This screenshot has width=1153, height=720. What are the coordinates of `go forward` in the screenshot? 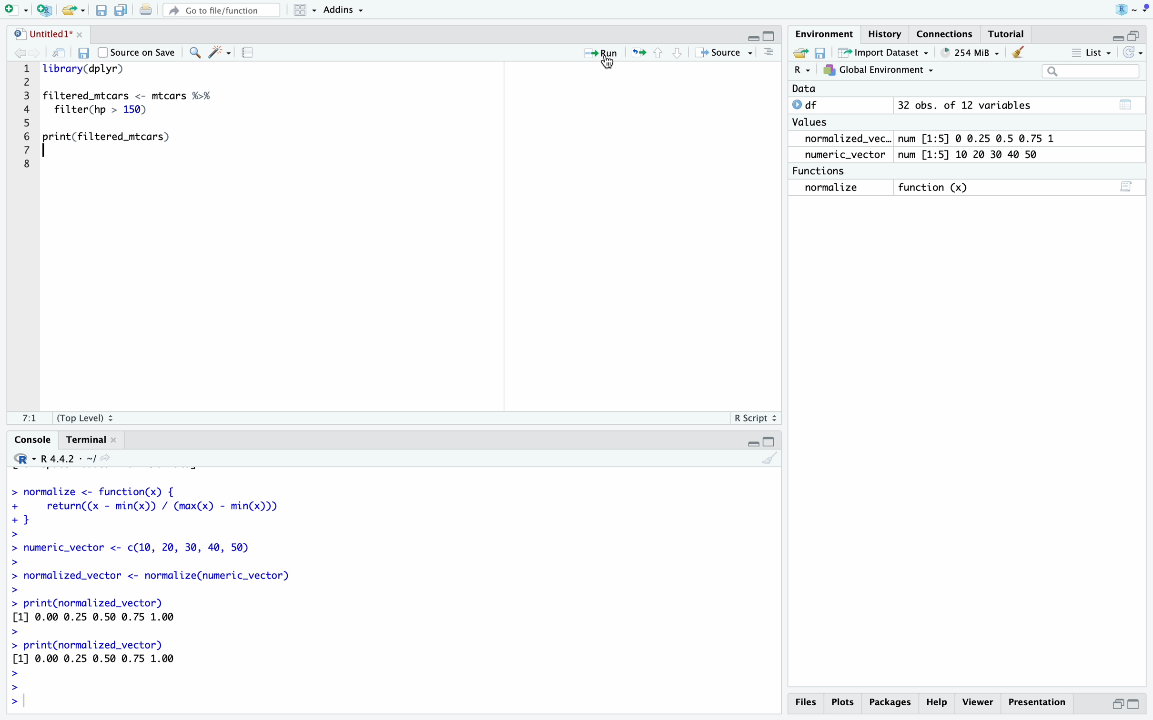 It's located at (34, 52).